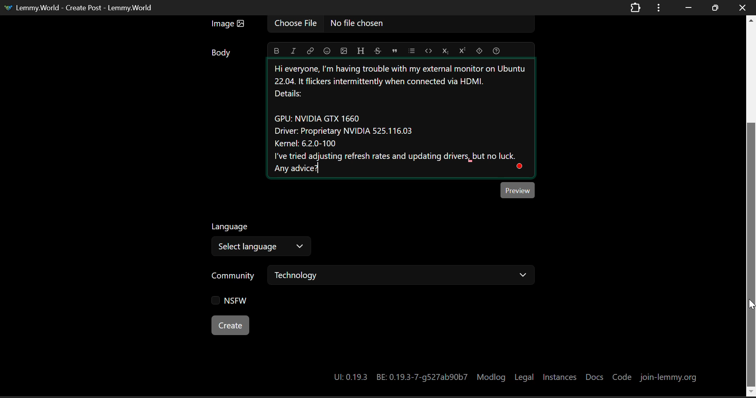 This screenshot has width=756, height=398. I want to click on Subscript, so click(445, 50).